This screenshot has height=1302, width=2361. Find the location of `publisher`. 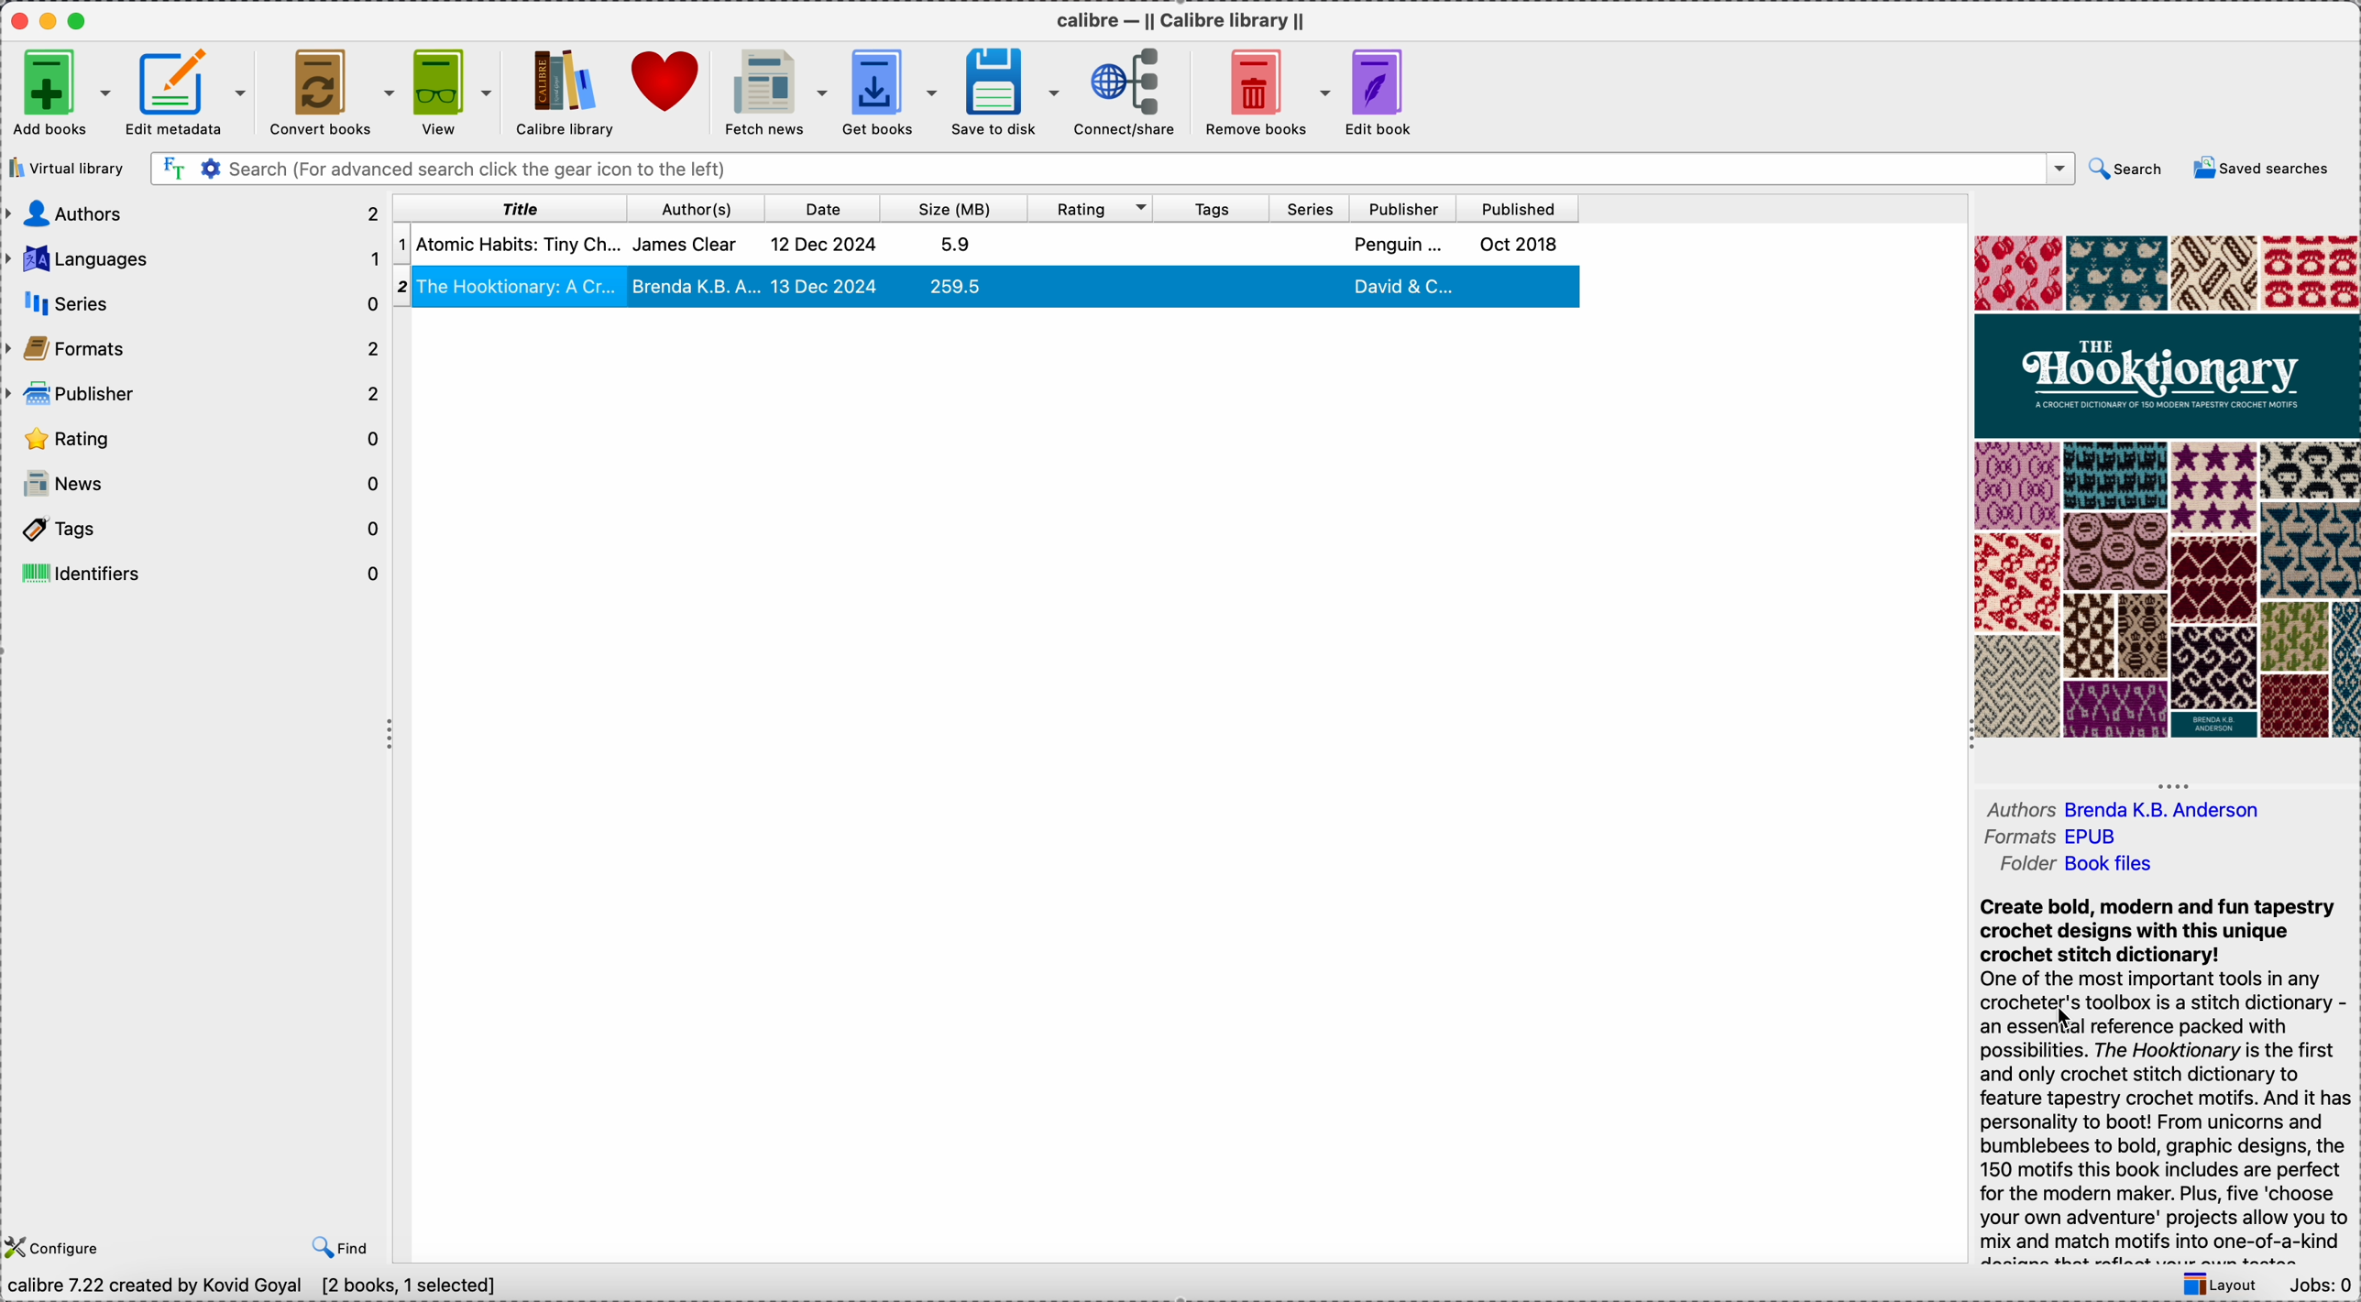

publisher is located at coordinates (1405, 208).